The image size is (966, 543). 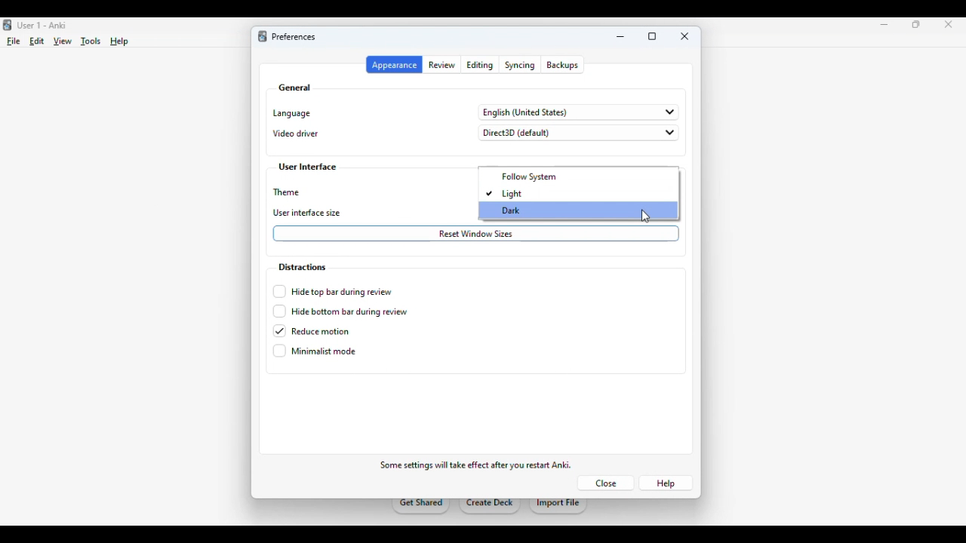 I want to click on appearance, so click(x=394, y=65).